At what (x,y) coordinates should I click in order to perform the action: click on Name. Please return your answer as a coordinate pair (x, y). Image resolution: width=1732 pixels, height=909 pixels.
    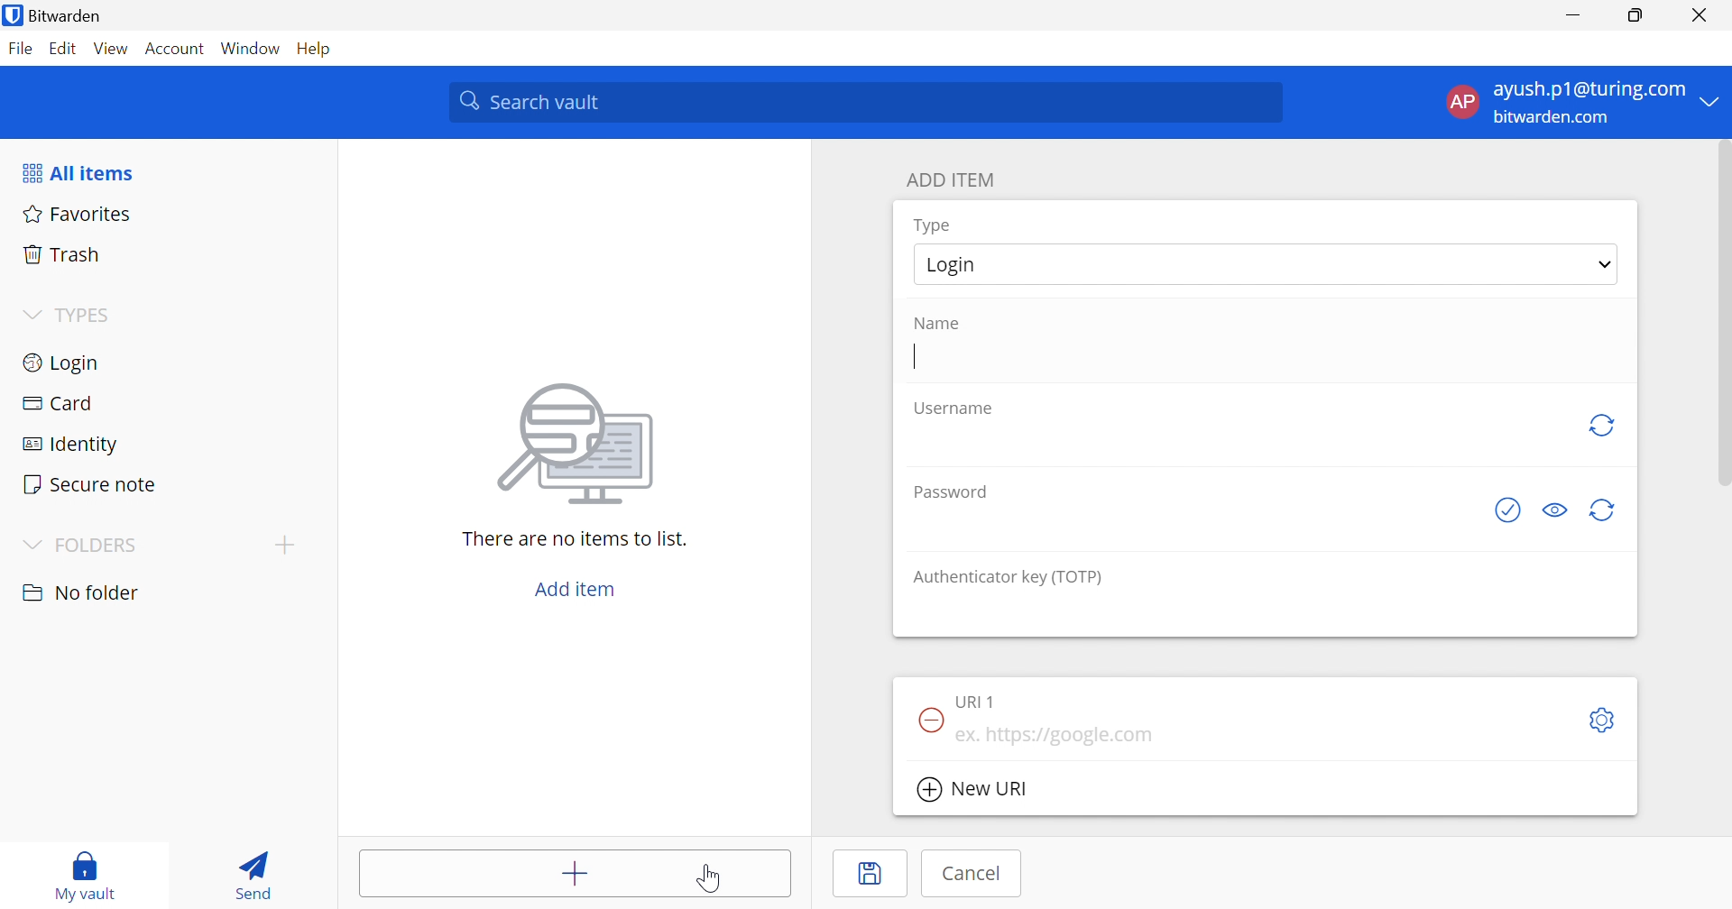
    Looking at the image, I should click on (935, 324).